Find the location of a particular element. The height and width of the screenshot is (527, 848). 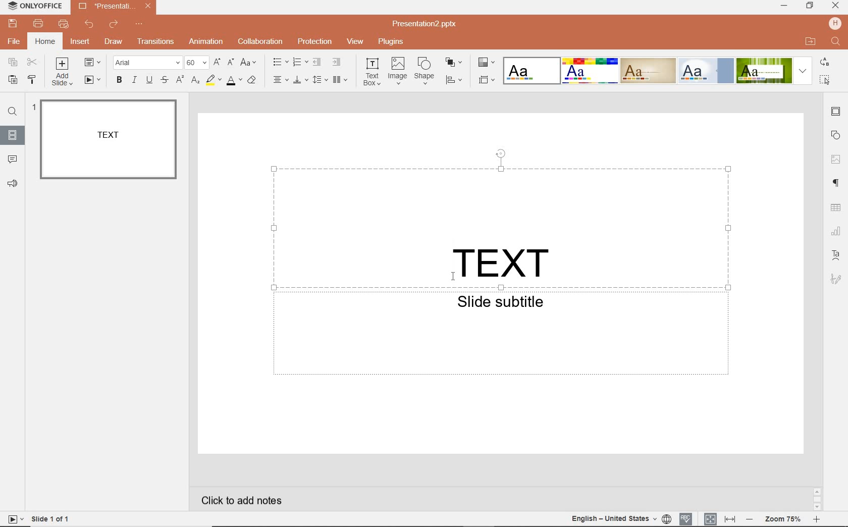

FONT COLOR is located at coordinates (233, 81).